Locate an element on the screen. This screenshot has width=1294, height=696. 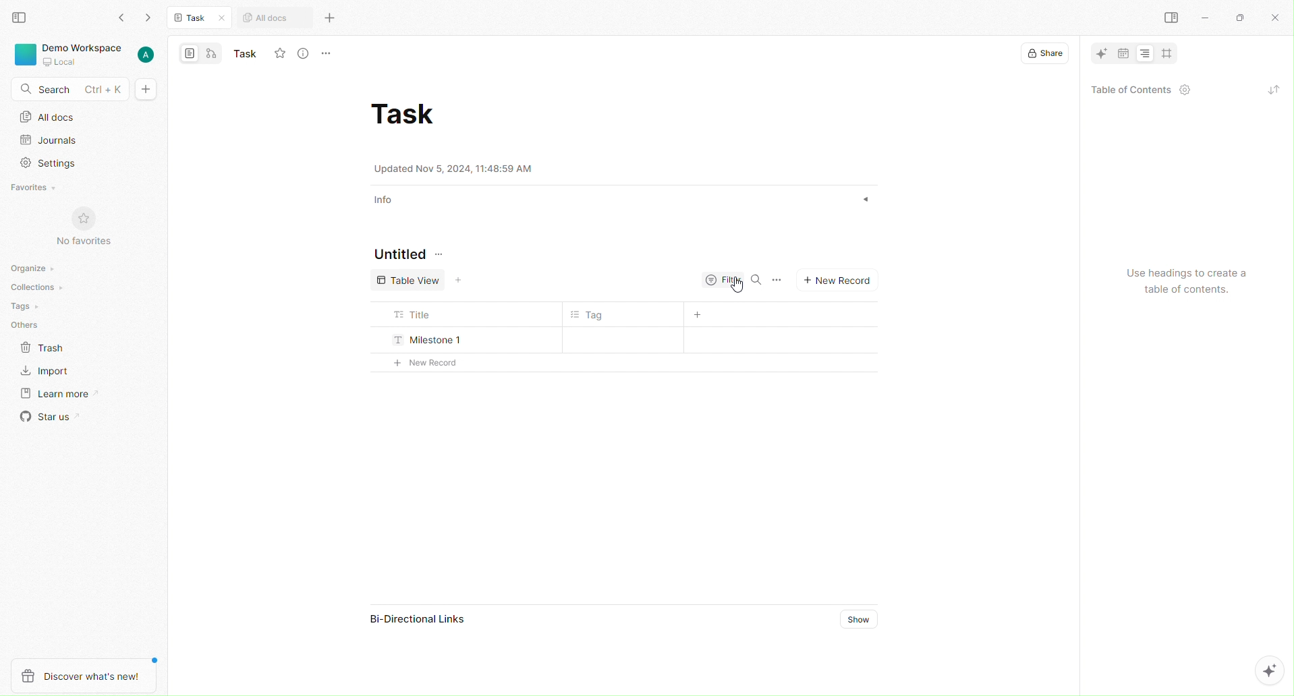
minimize is located at coordinates (1207, 17).